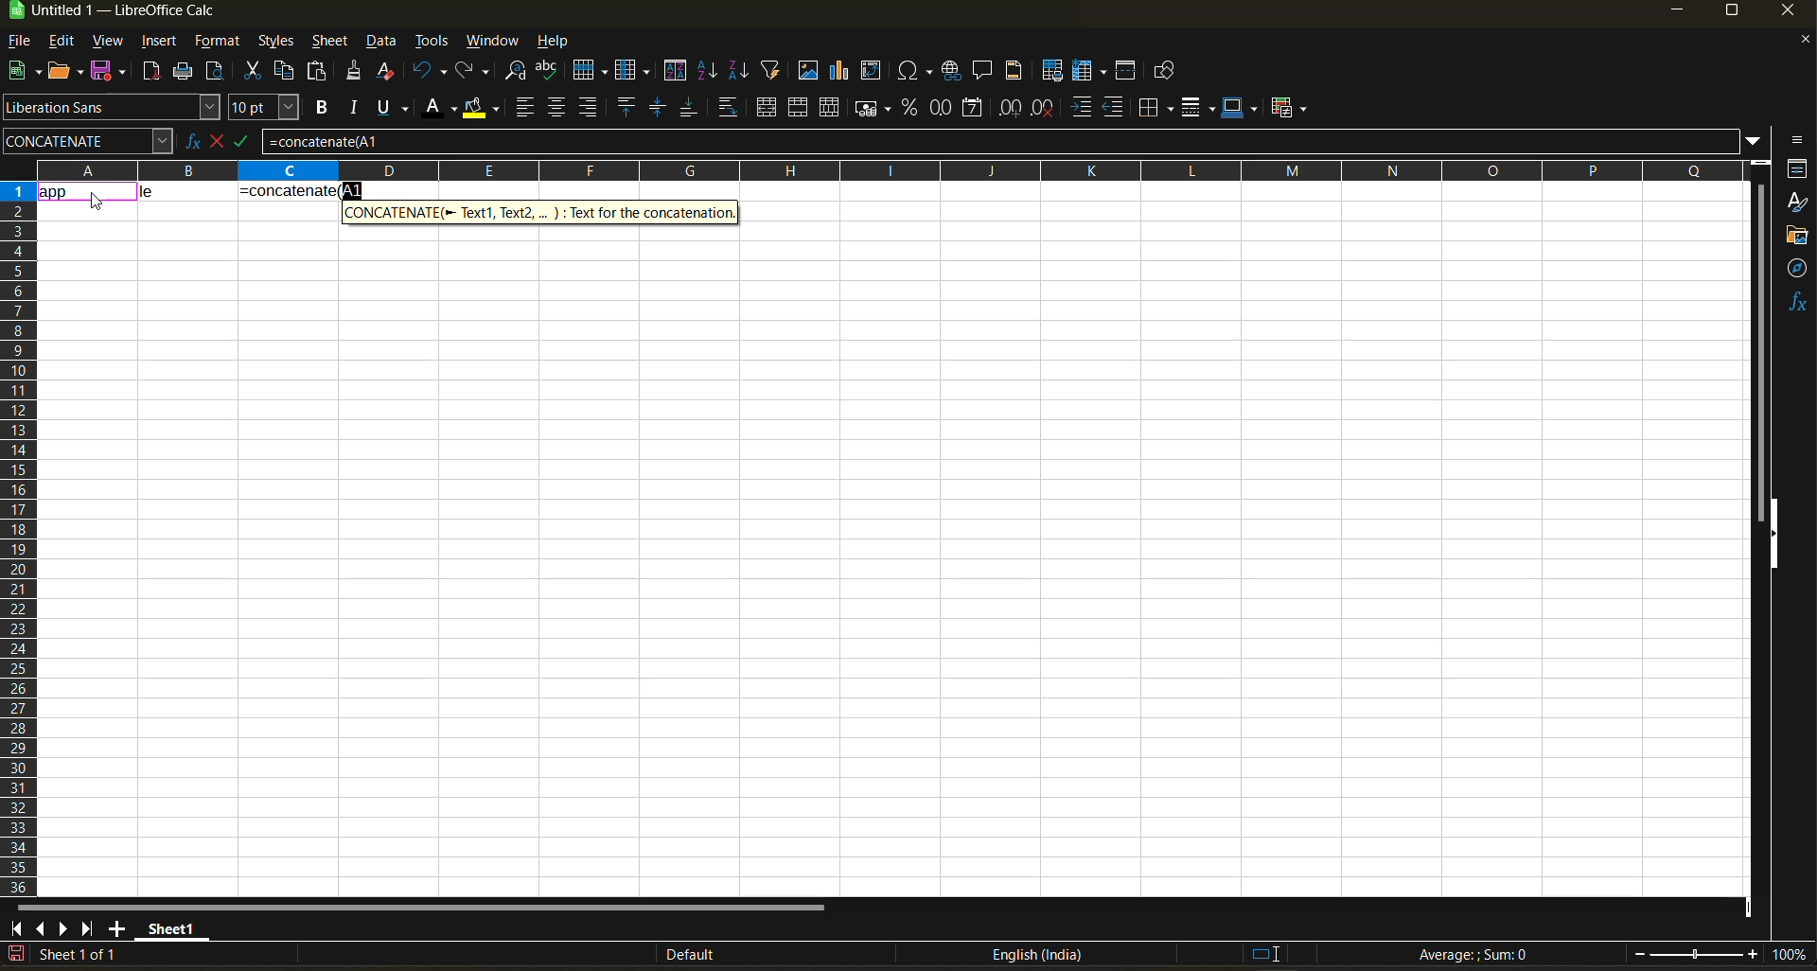  Describe the element at coordinates (22, 72) in the screenshot. I see `new` at that location.